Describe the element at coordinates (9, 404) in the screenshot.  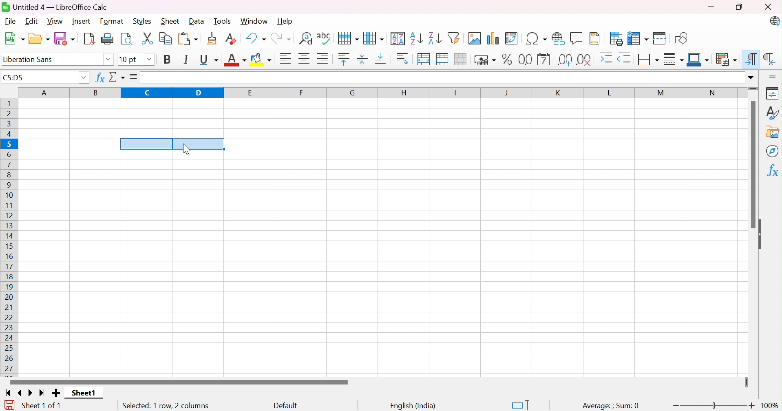
I see `The document has been modified. Click to save the document.` at that location.